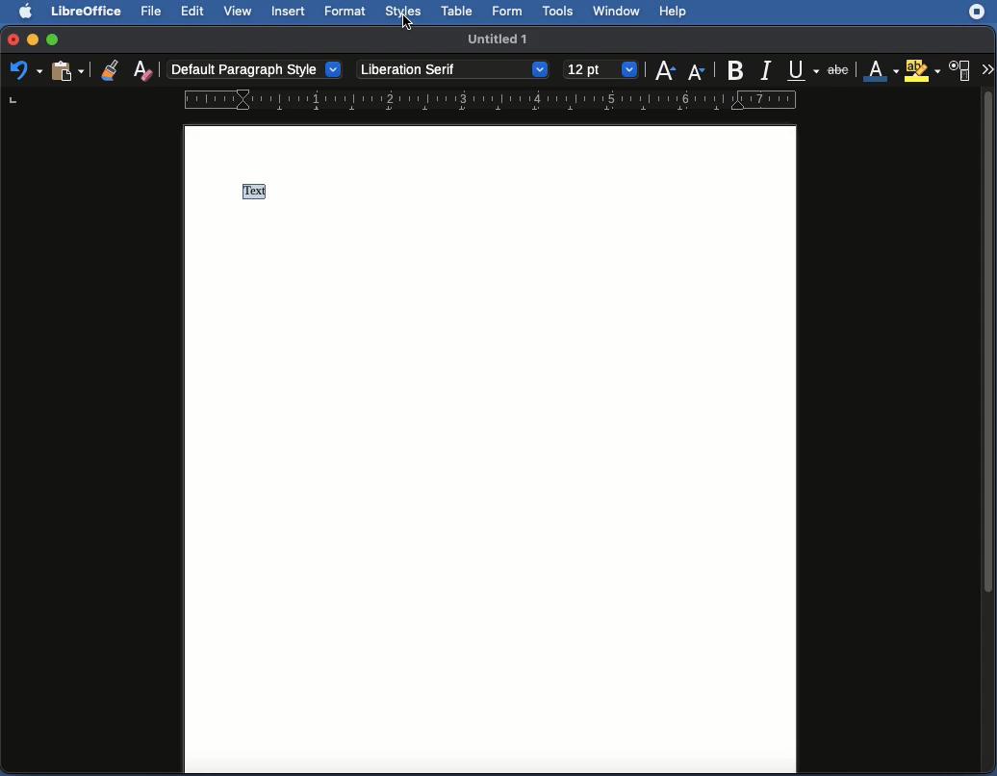 This screenshot has height=776, width=997. I want to click on Close, so click(12, 39).